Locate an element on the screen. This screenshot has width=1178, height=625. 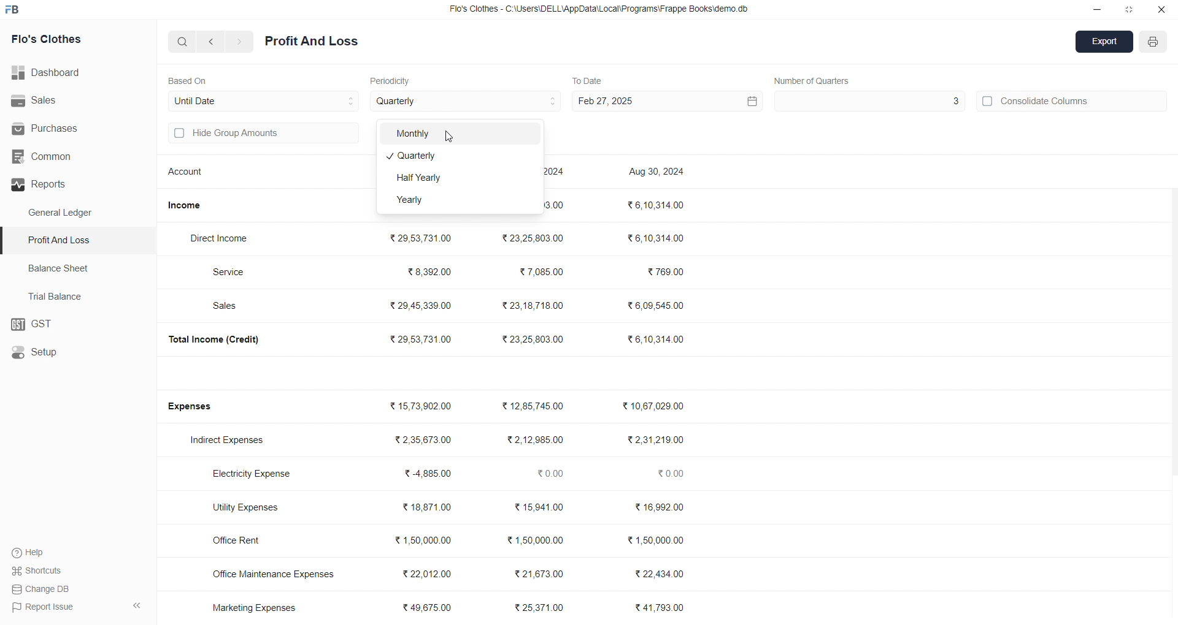
Aug 30, 2024 is located at coordinates (658, 173).